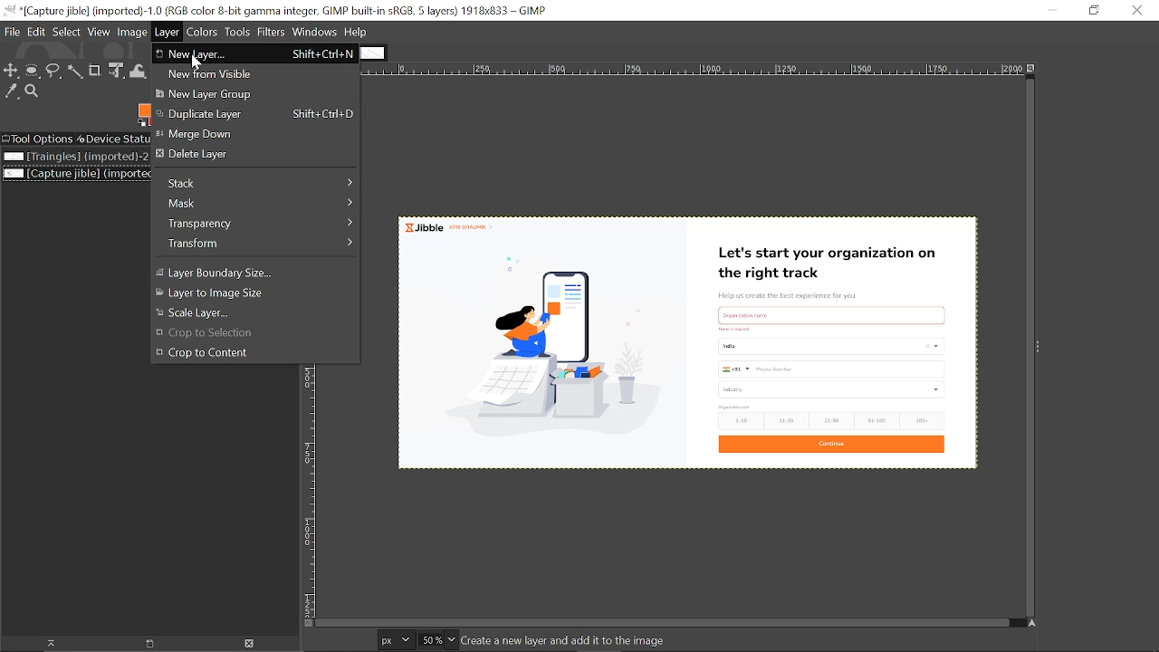  I want to click on Select, so click(66, 33).